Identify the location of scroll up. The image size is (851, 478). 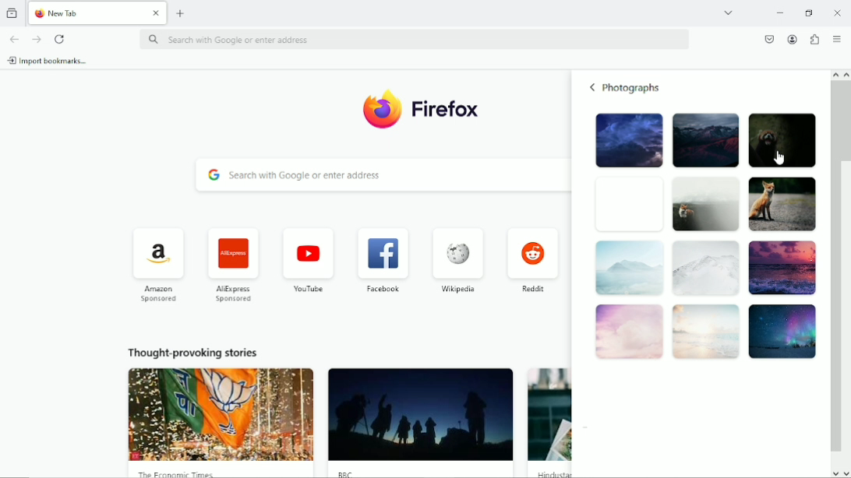
(846, 74).